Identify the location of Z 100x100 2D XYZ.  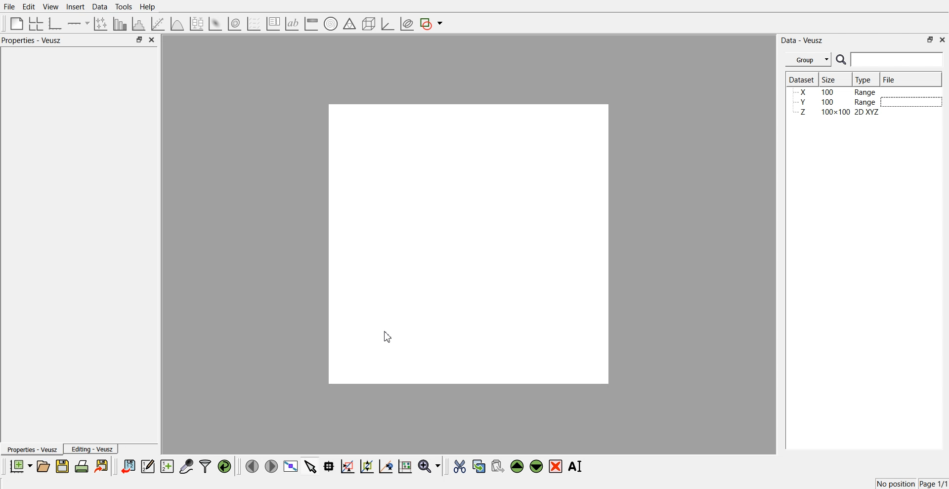
(838, 112).